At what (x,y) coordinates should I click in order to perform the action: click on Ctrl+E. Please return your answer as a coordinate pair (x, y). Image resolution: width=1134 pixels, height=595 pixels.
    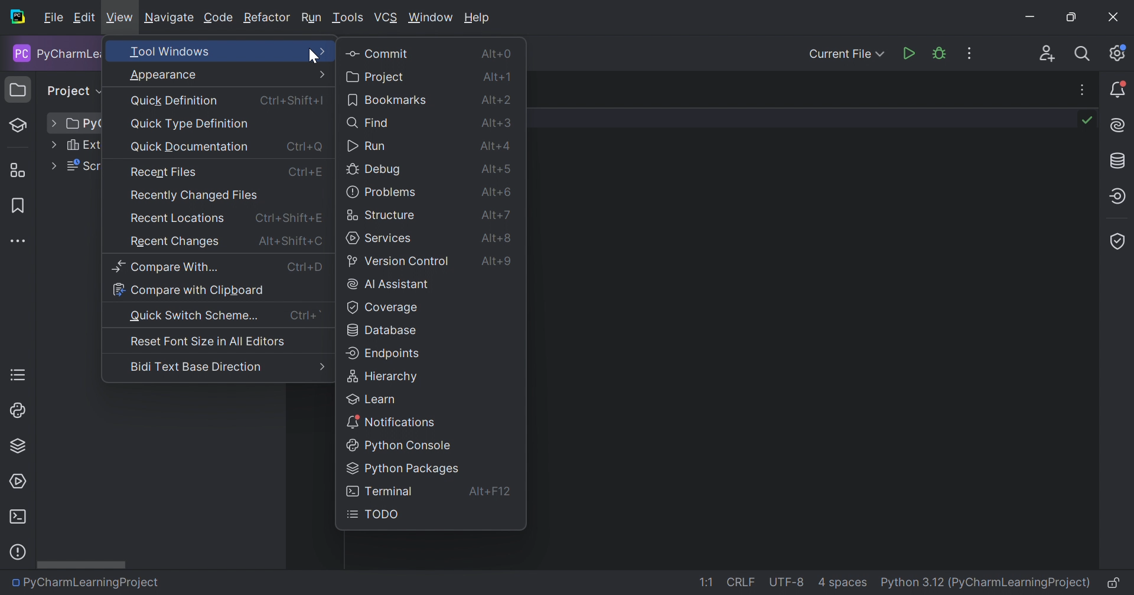
    Looking at the image, I should click on (305, 171).